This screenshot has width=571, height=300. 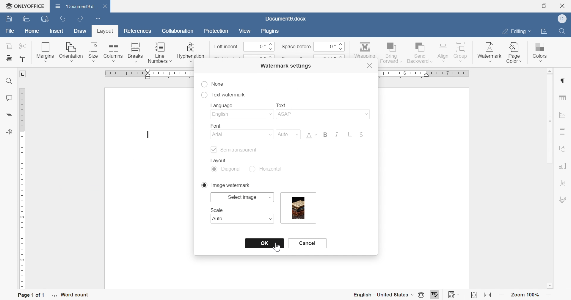 What do you see at coordinates (420, 52) in the screenshot?
I see `send backward` at bounding box center [420, 52].